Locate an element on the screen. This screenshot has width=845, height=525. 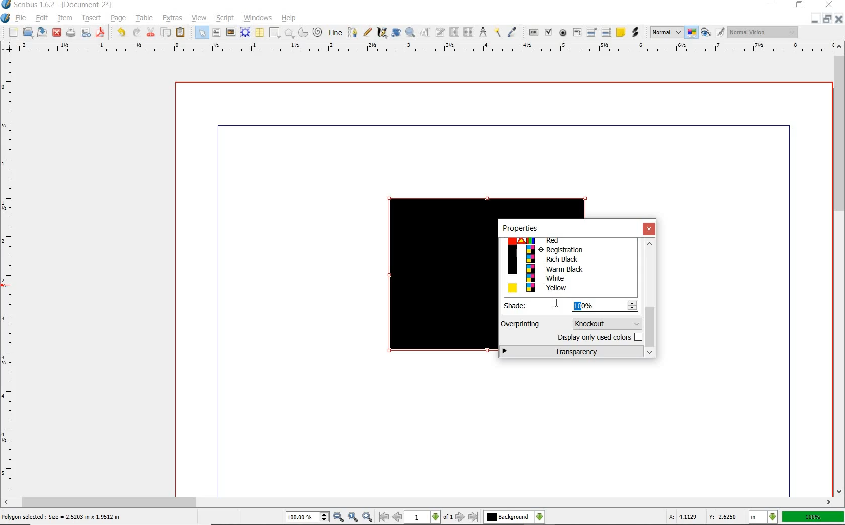
script is located at coordinates (226, 18).